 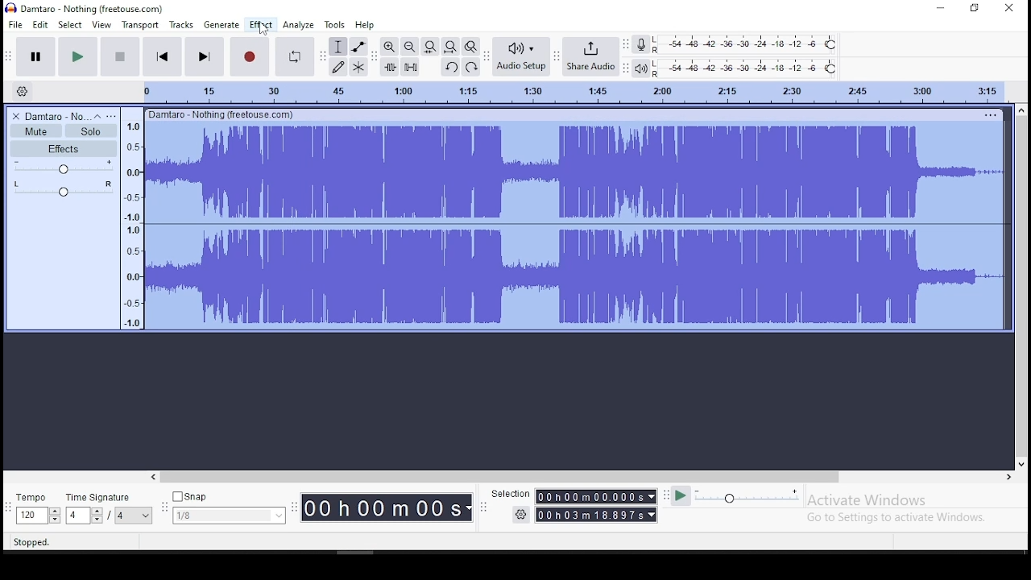 I want to click on draw tool, so click(x=338, y=67).